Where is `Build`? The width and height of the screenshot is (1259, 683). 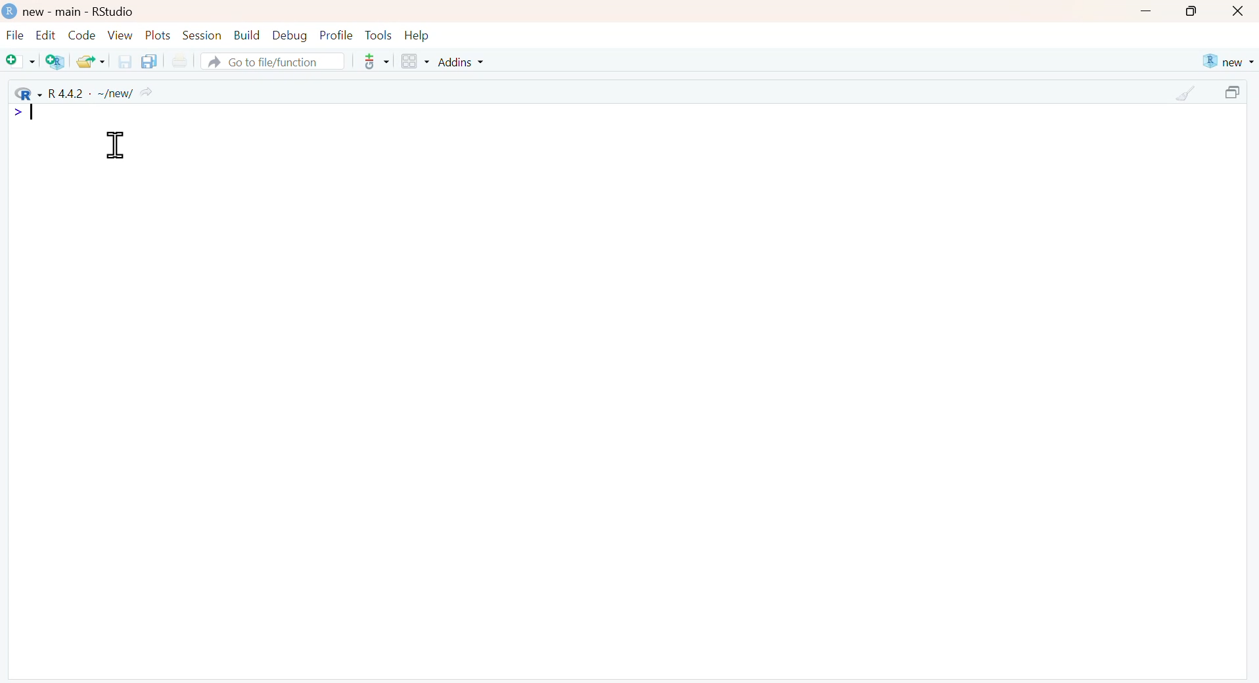
Build is located at coordinates (246, 35).